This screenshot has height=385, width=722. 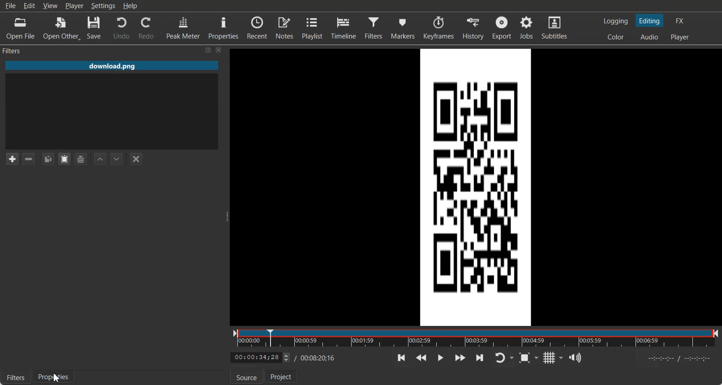 I want to click on Filters, so click(x=374, y=28).